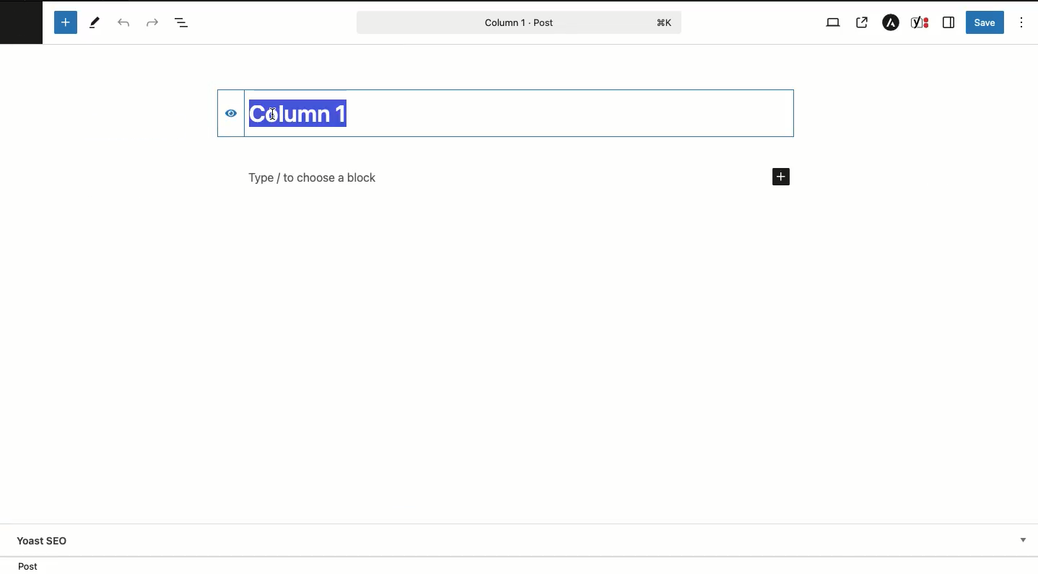  Describe the element at coordinates (182, 24) in the screenshot. I see `Document overview` at that location.